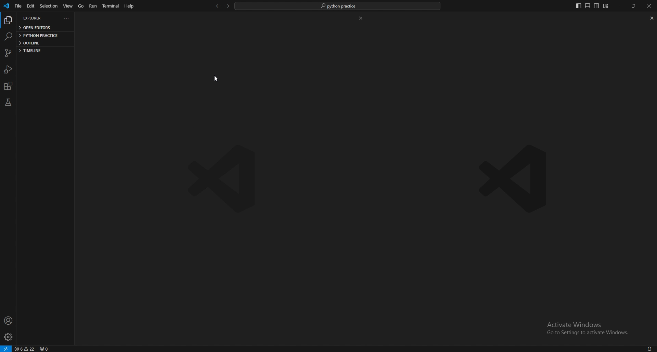 This screenshot has width=657, height=352. What do you see at coordinates (93, 5) in the screenshot?
I see `run` at bounding box center [93, 5].